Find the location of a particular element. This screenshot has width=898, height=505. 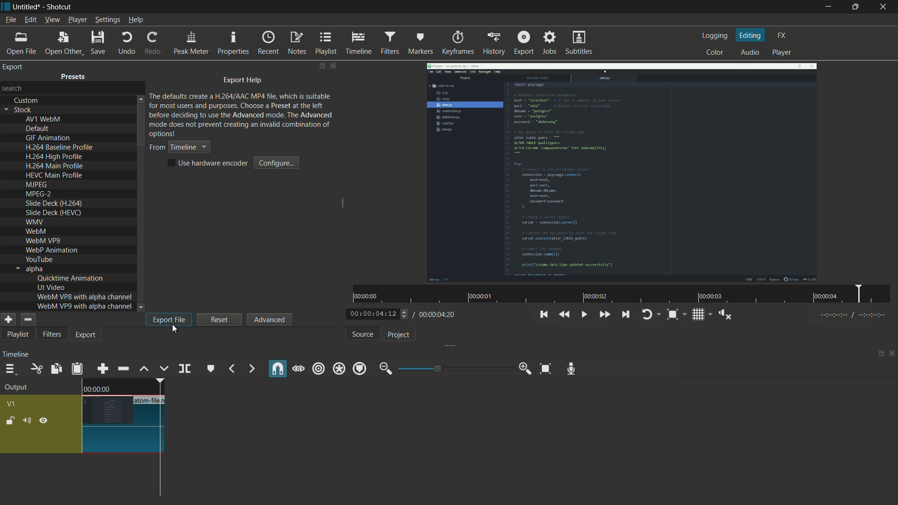

keyframes is located at coordinates (458, 43).